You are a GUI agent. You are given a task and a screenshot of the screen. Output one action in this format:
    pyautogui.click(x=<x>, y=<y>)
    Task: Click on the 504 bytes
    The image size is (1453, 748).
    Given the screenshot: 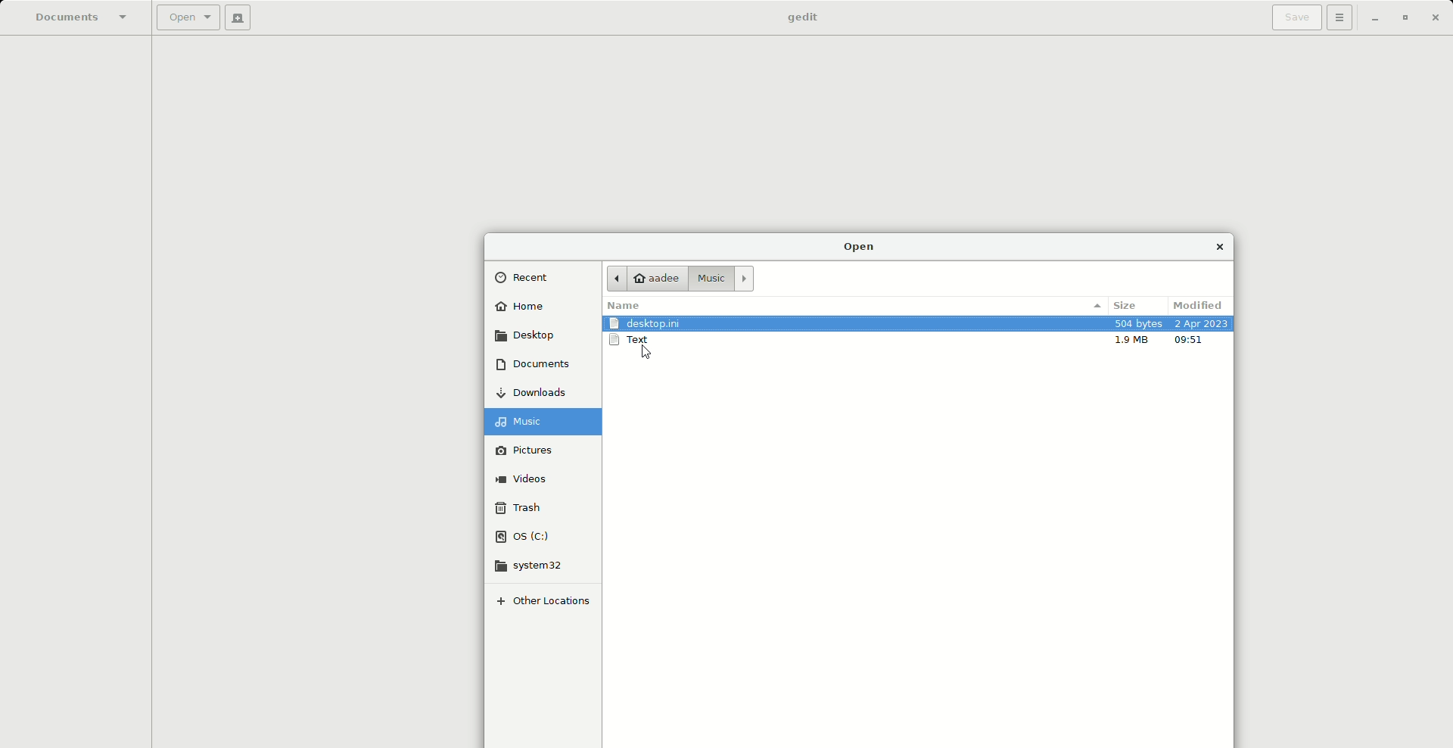 What is the action you would take?
    pyautogui.click(x=1139, y=325)
    